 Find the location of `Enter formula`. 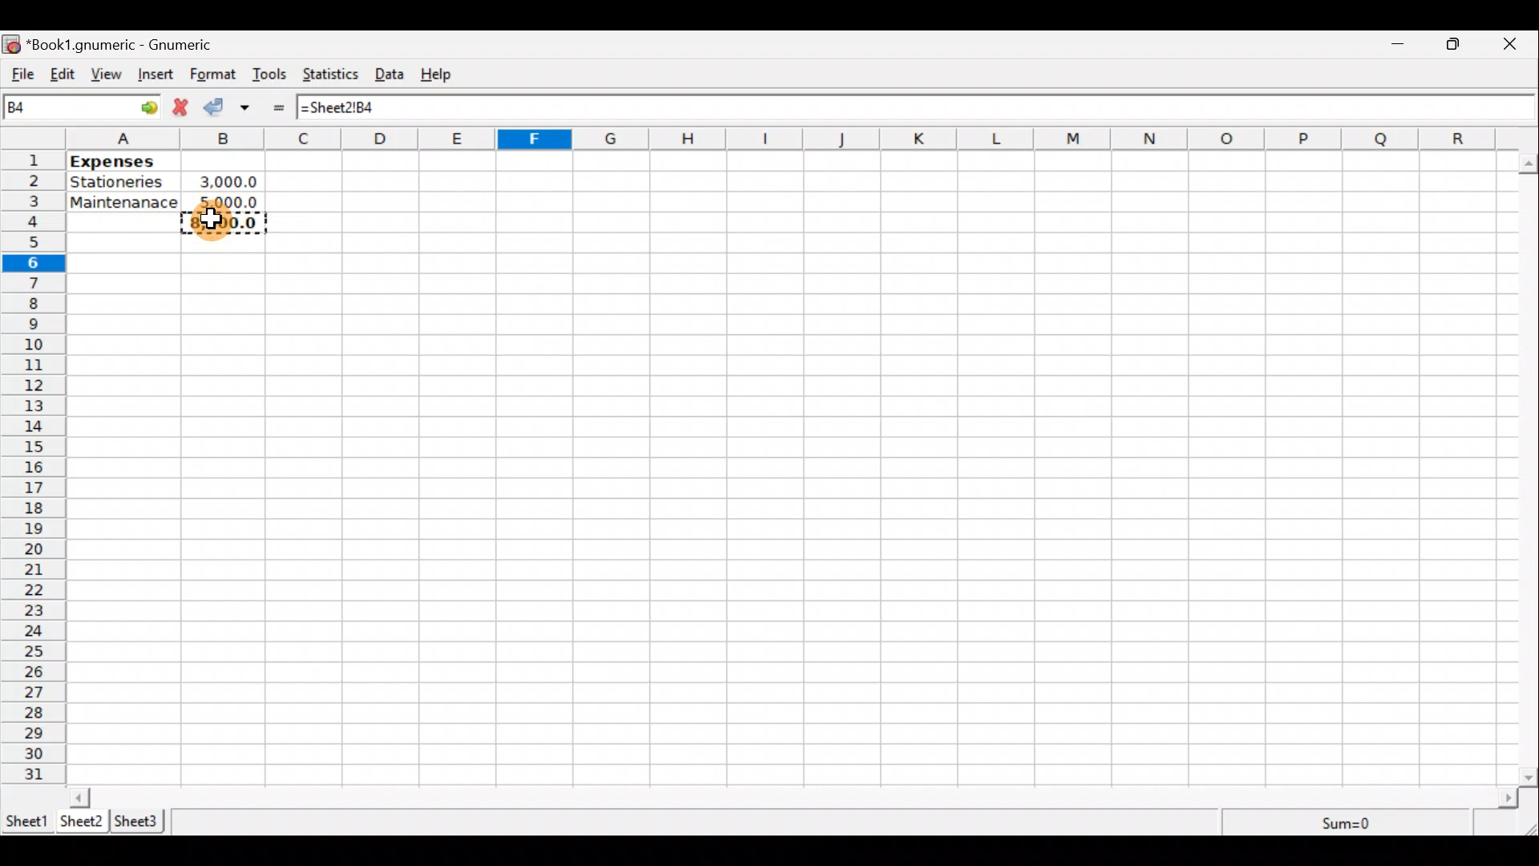

Enter formula is located at coordinates (282, 107).